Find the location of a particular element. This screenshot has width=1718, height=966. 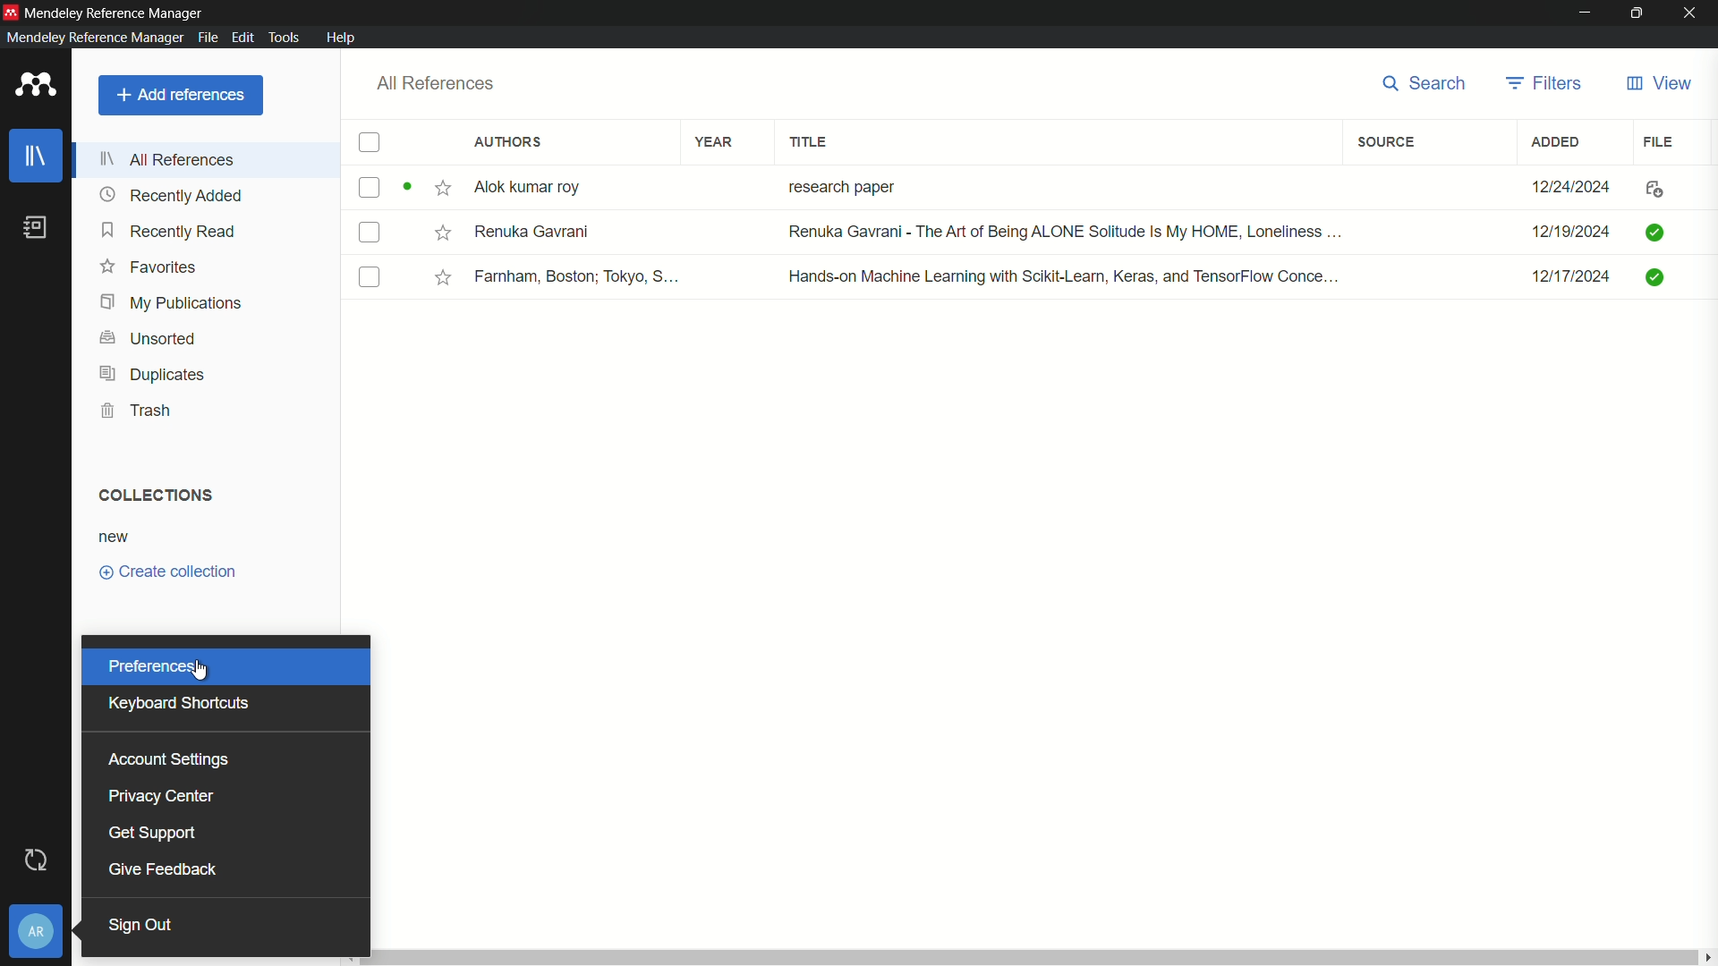

book-1 is located at coordinates (1081, 187).